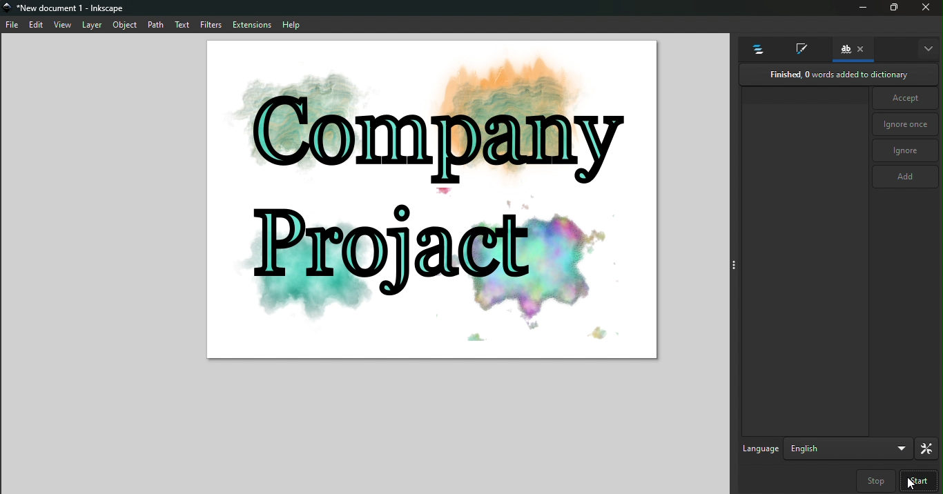 Image resolution: width=943 pixels, height=494 pixels. I want to click on More options, so click(926, 48).